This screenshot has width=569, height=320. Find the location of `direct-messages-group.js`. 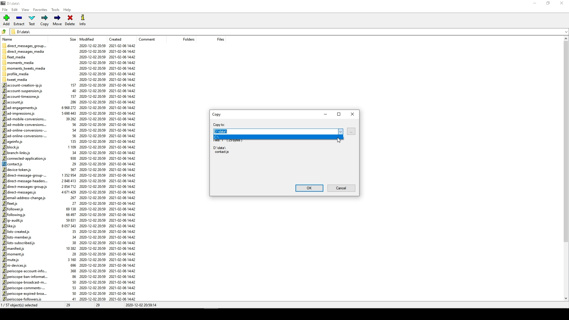

direct-messages-group.js is located at coordinates (25, 187).